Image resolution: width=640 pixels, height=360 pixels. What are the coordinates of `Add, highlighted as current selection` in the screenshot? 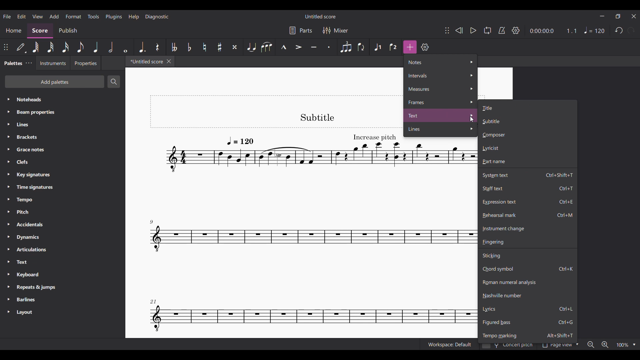 It's located at (410, 47).